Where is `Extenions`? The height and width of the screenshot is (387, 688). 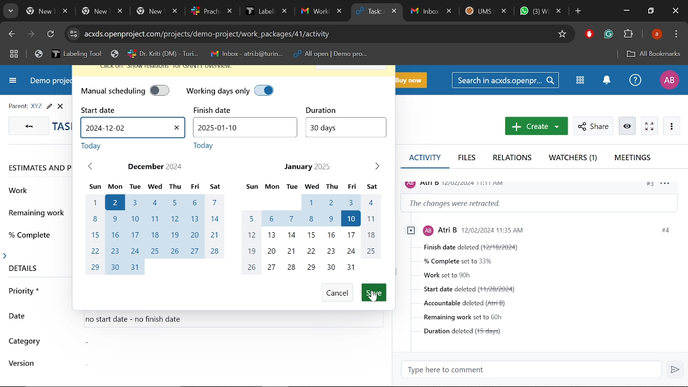 Extenions is located at coordinates (628, 35).